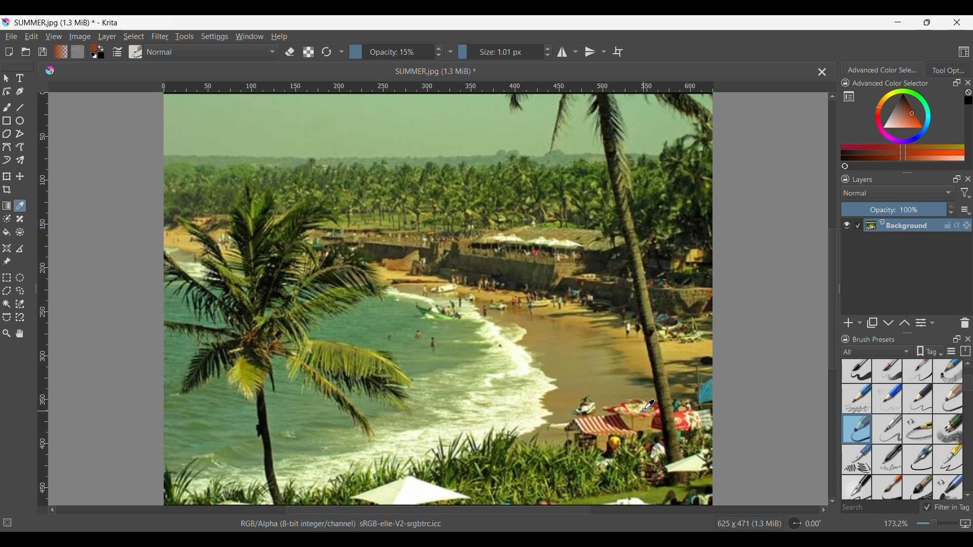 This screenshot has width=973, height=547. Describe the element at coordinates (589, 52) in the screenshot. I see `Vertical mirror tool` at that location.